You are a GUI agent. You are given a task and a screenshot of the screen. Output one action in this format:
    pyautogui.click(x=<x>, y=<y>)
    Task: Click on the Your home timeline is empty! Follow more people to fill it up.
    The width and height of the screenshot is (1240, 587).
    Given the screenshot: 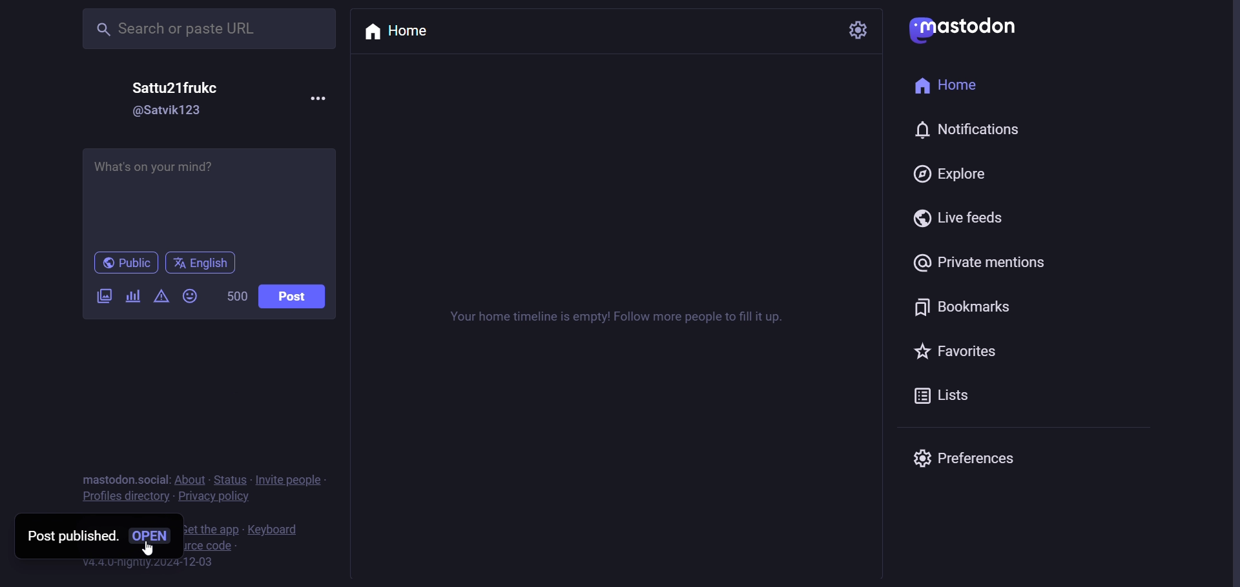 What is the action you would take?
    pyautogui.click(x=628, y=314)
    